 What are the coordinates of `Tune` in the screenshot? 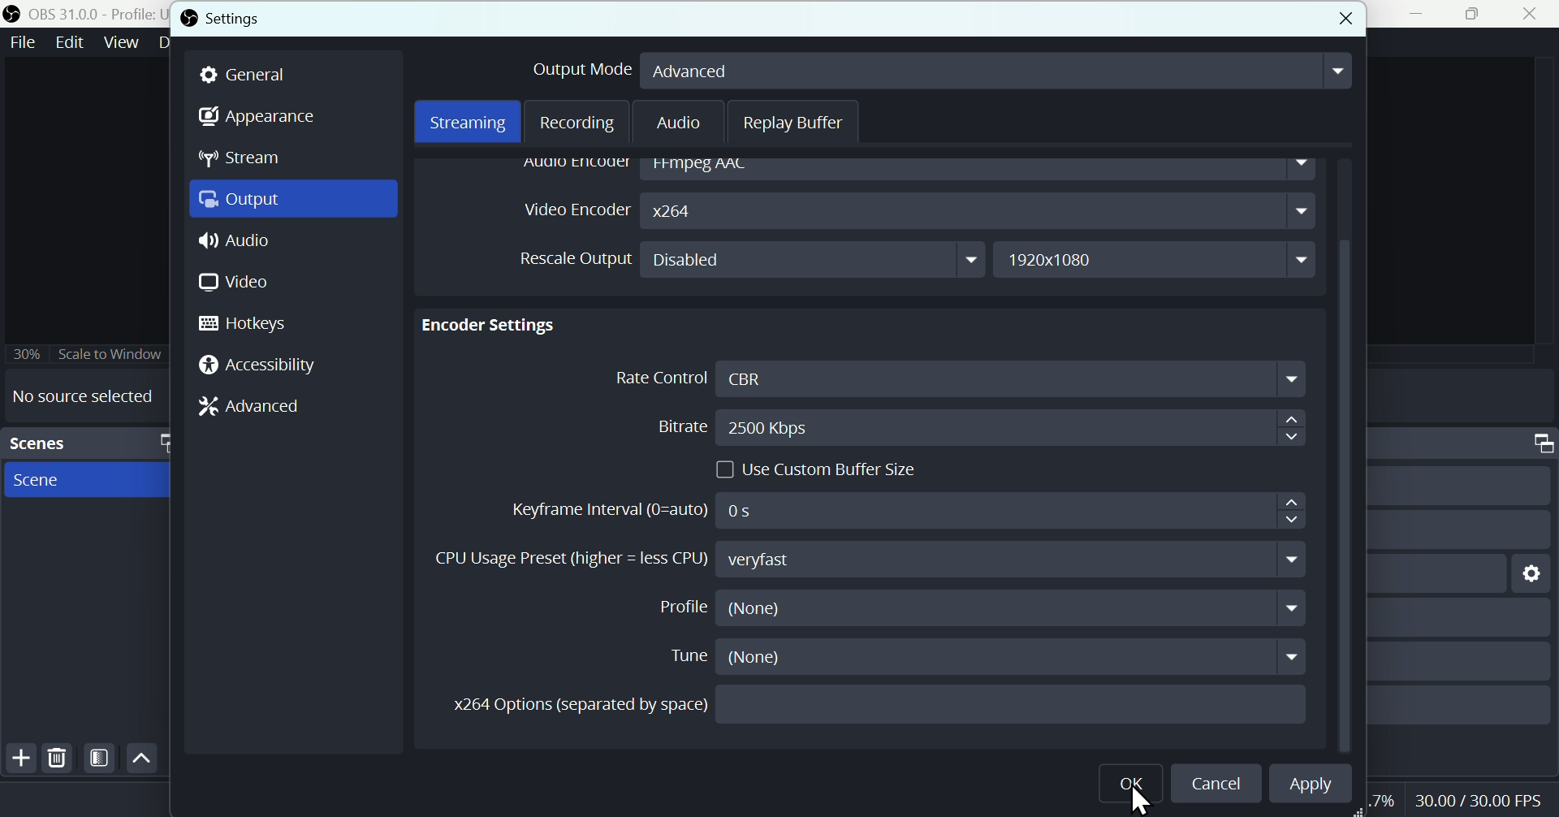 It's located at (987, 657).